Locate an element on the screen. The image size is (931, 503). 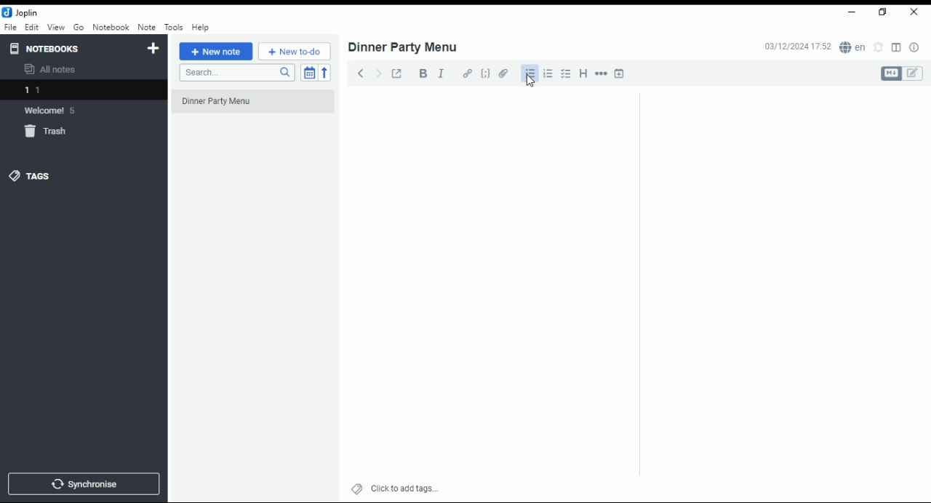
notebooks is located at coordinates (48, 48).